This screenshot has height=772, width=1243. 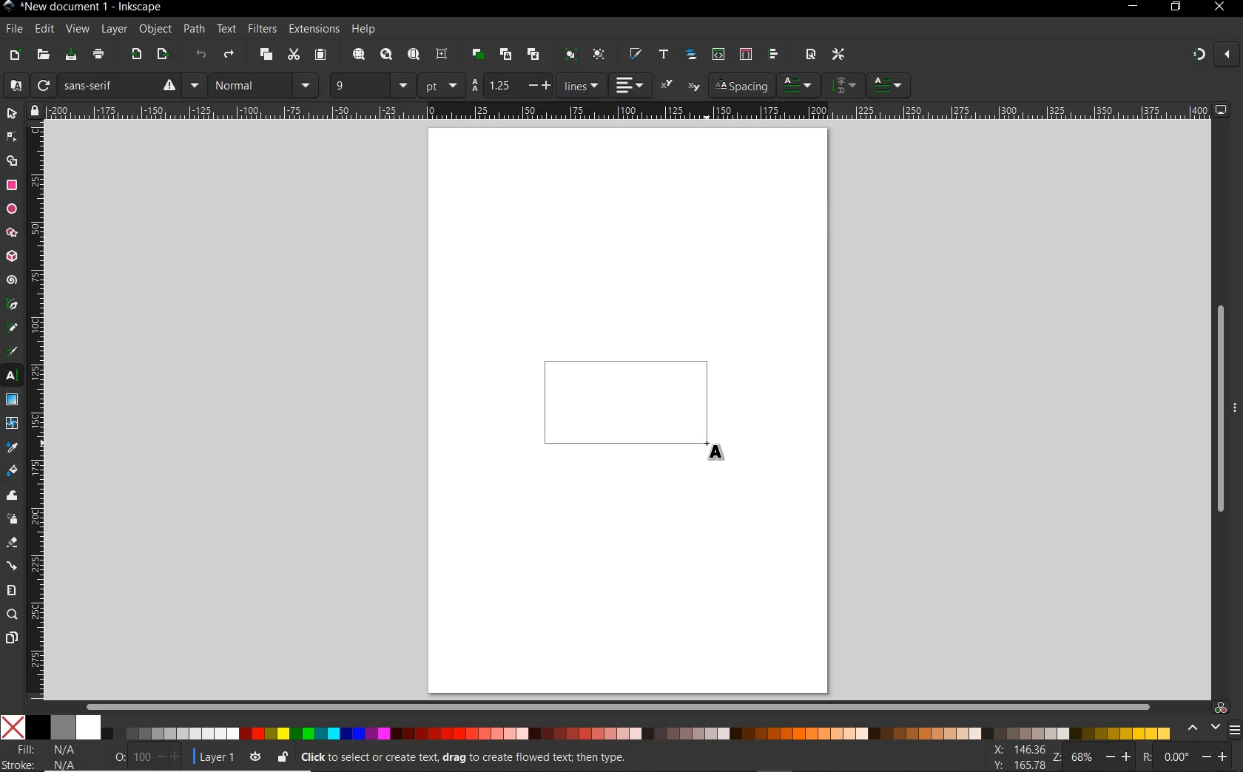 What do you see at coordinates (119, 85) in the screenshot?
I see `sans-serif` at bounding box center [119, 85].